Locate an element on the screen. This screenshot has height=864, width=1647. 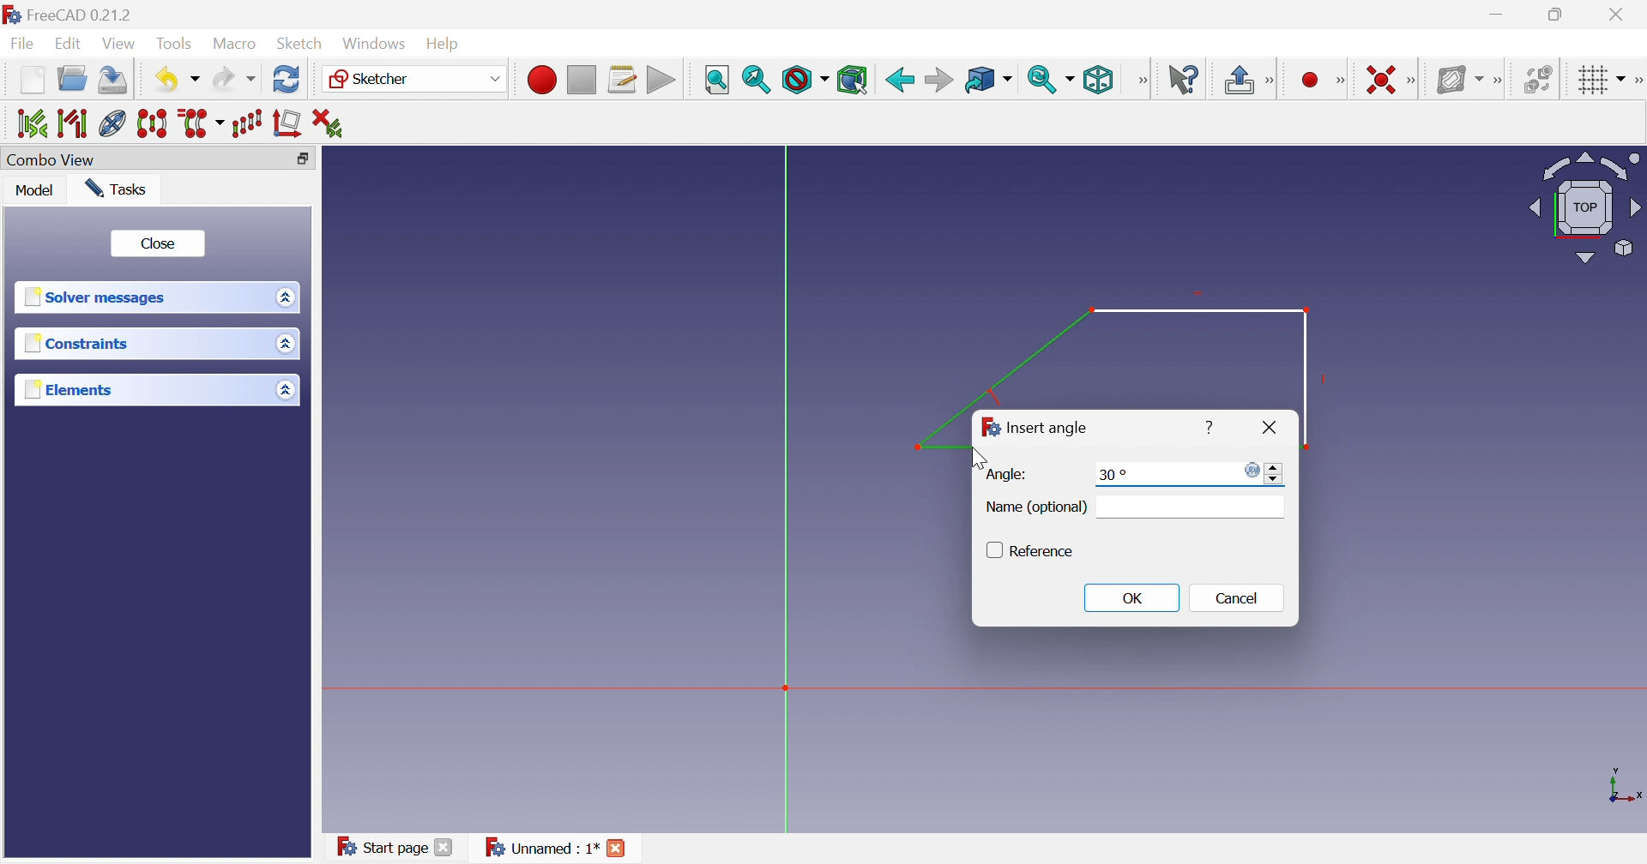
More is located at coordinates (1142, 80).